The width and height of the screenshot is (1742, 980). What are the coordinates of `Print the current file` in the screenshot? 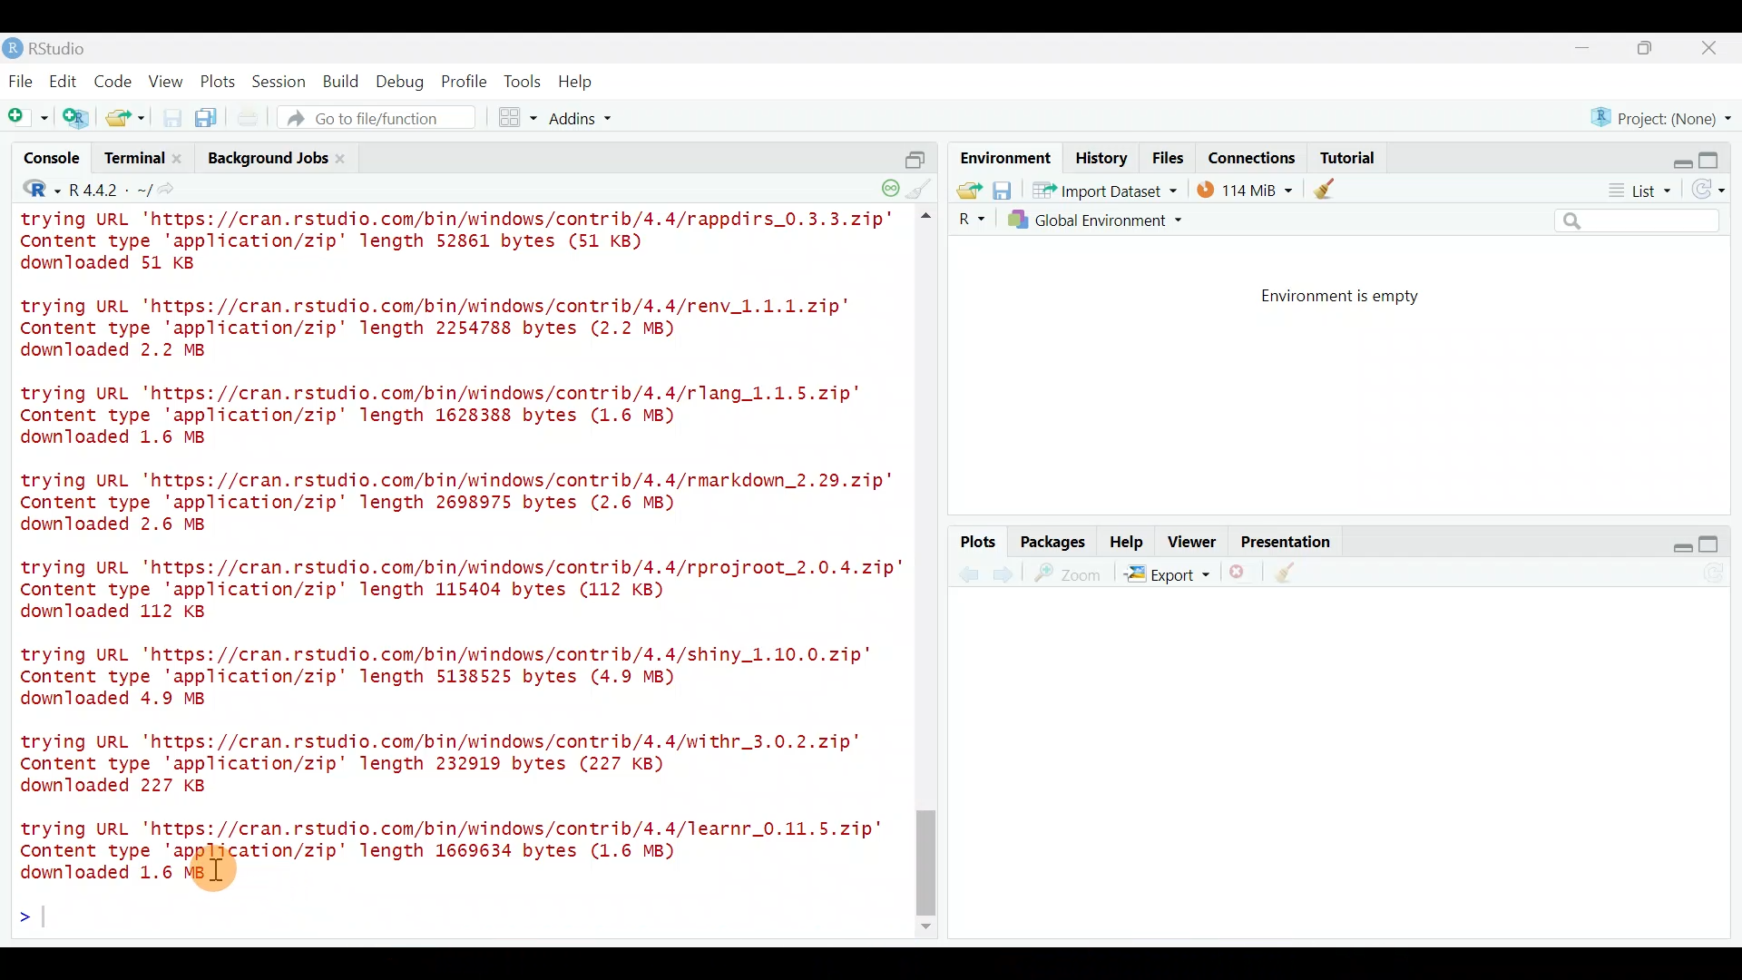 It's located at (250, 118).